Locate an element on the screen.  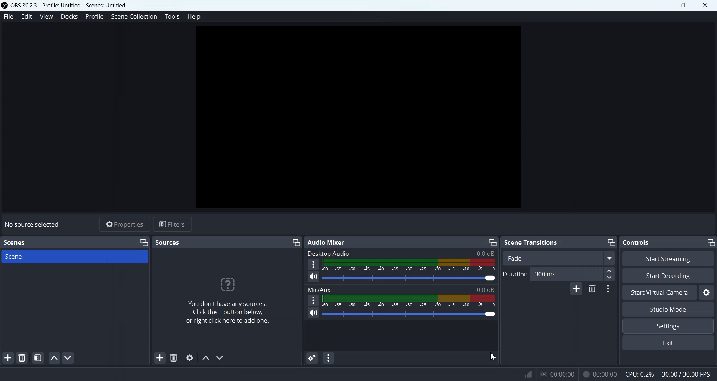
Audio Mixer is located at coordinates (327, 243).